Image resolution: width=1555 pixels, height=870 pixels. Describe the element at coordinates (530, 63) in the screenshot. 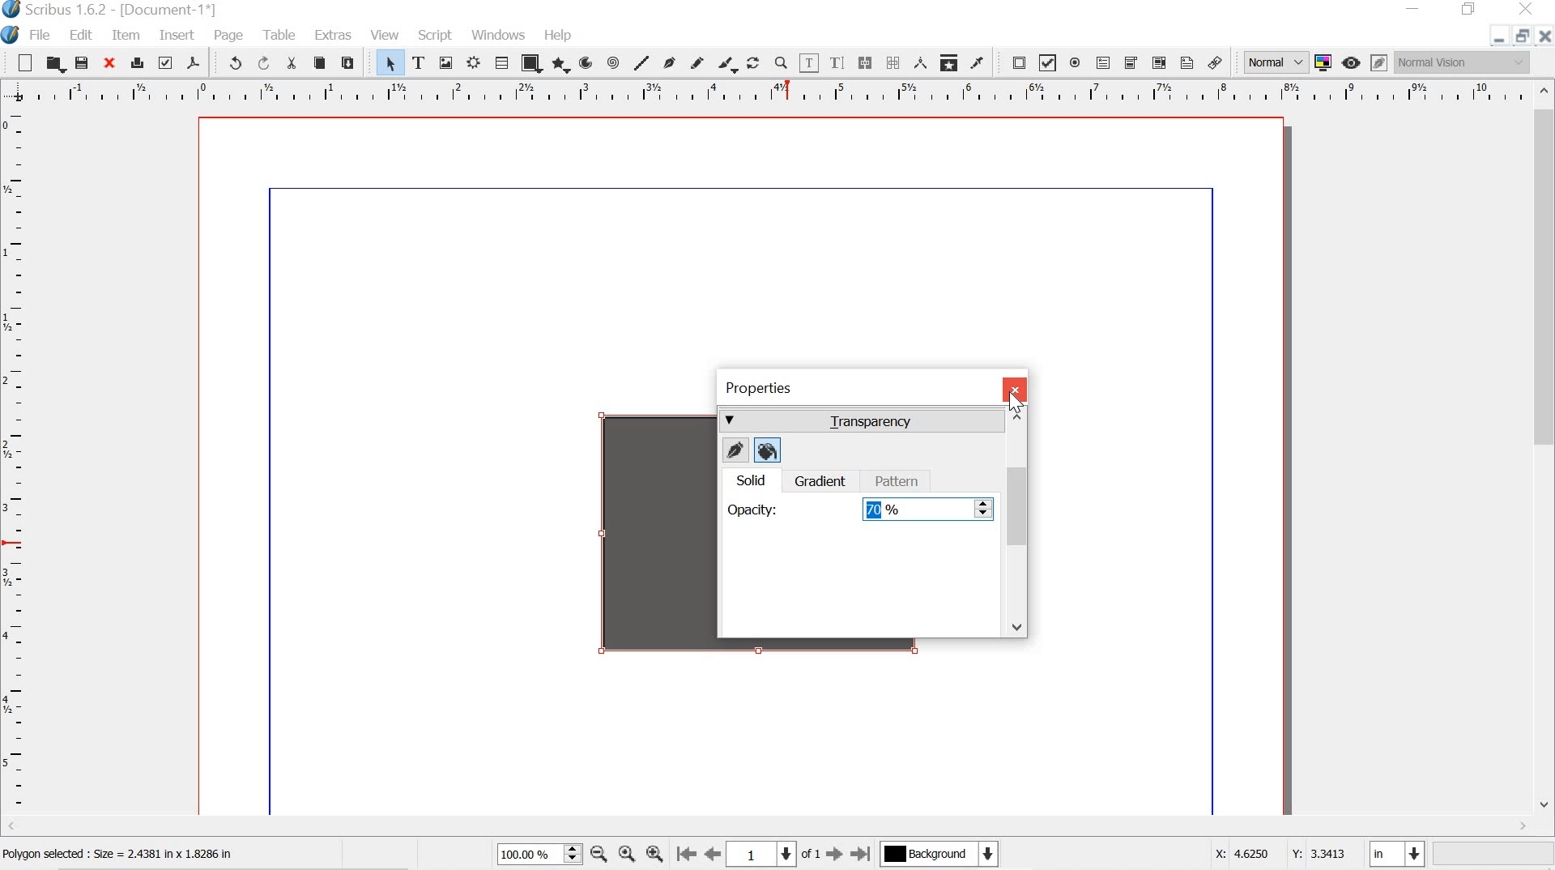

I see `shape` at that location.